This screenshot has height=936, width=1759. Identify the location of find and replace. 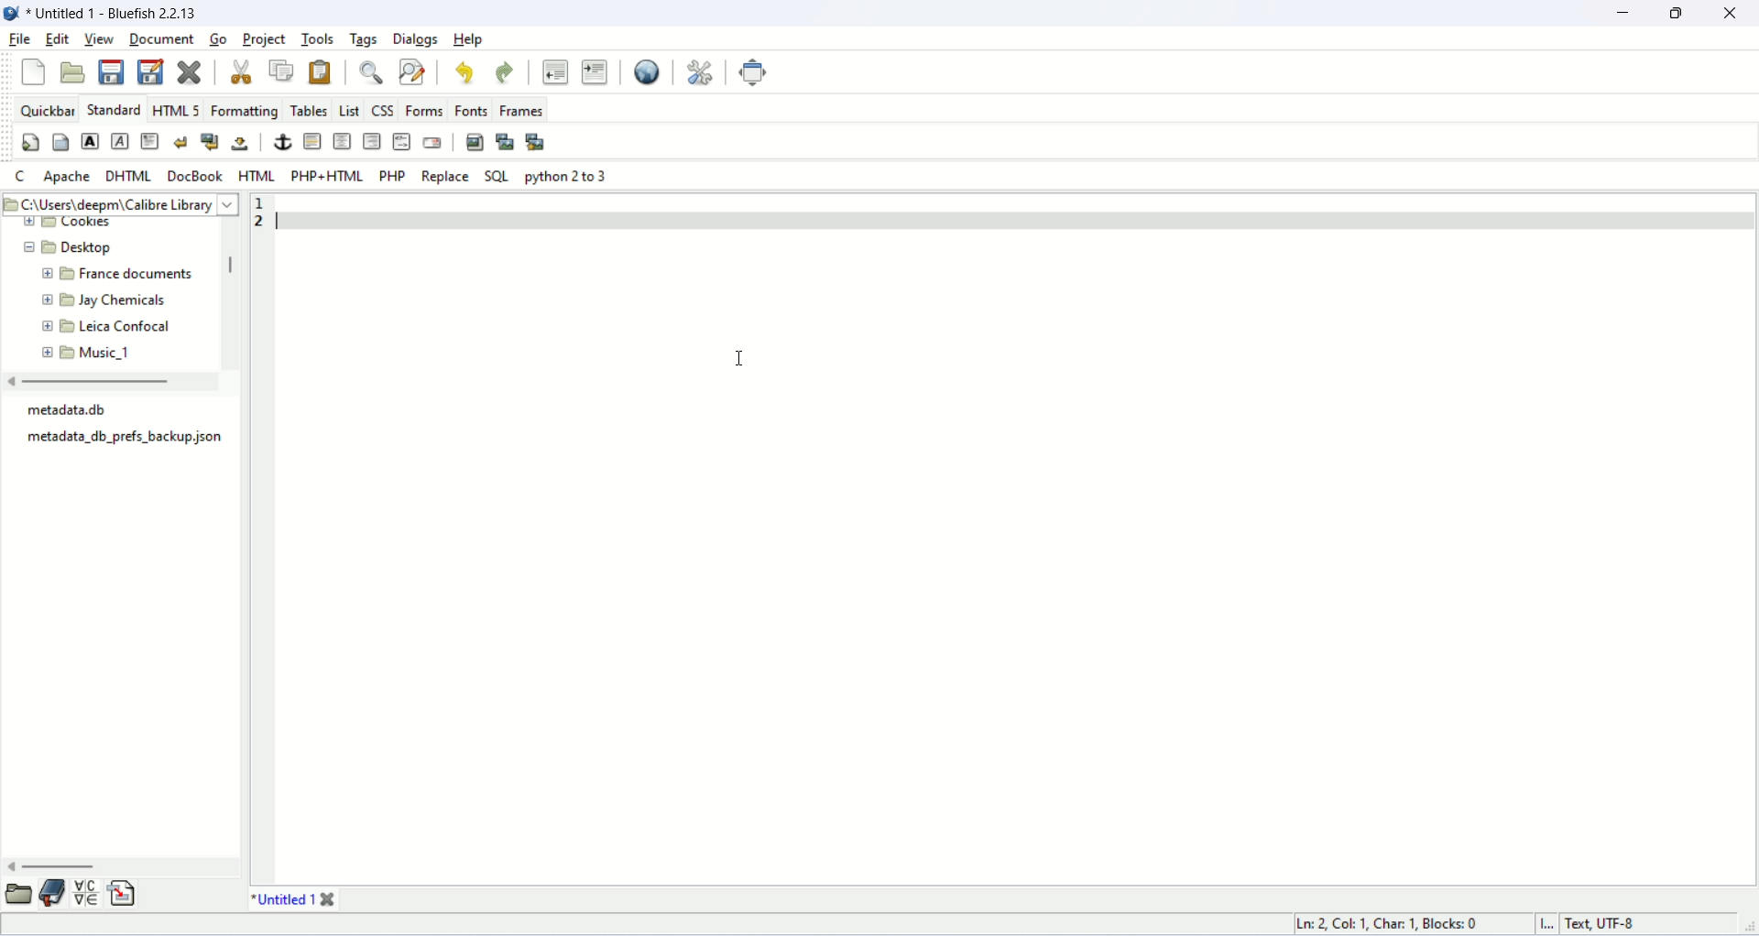
(415, 73).